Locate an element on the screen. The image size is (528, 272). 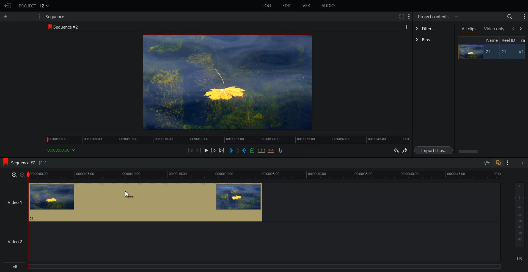
logo is located at coordinates (49, 27).